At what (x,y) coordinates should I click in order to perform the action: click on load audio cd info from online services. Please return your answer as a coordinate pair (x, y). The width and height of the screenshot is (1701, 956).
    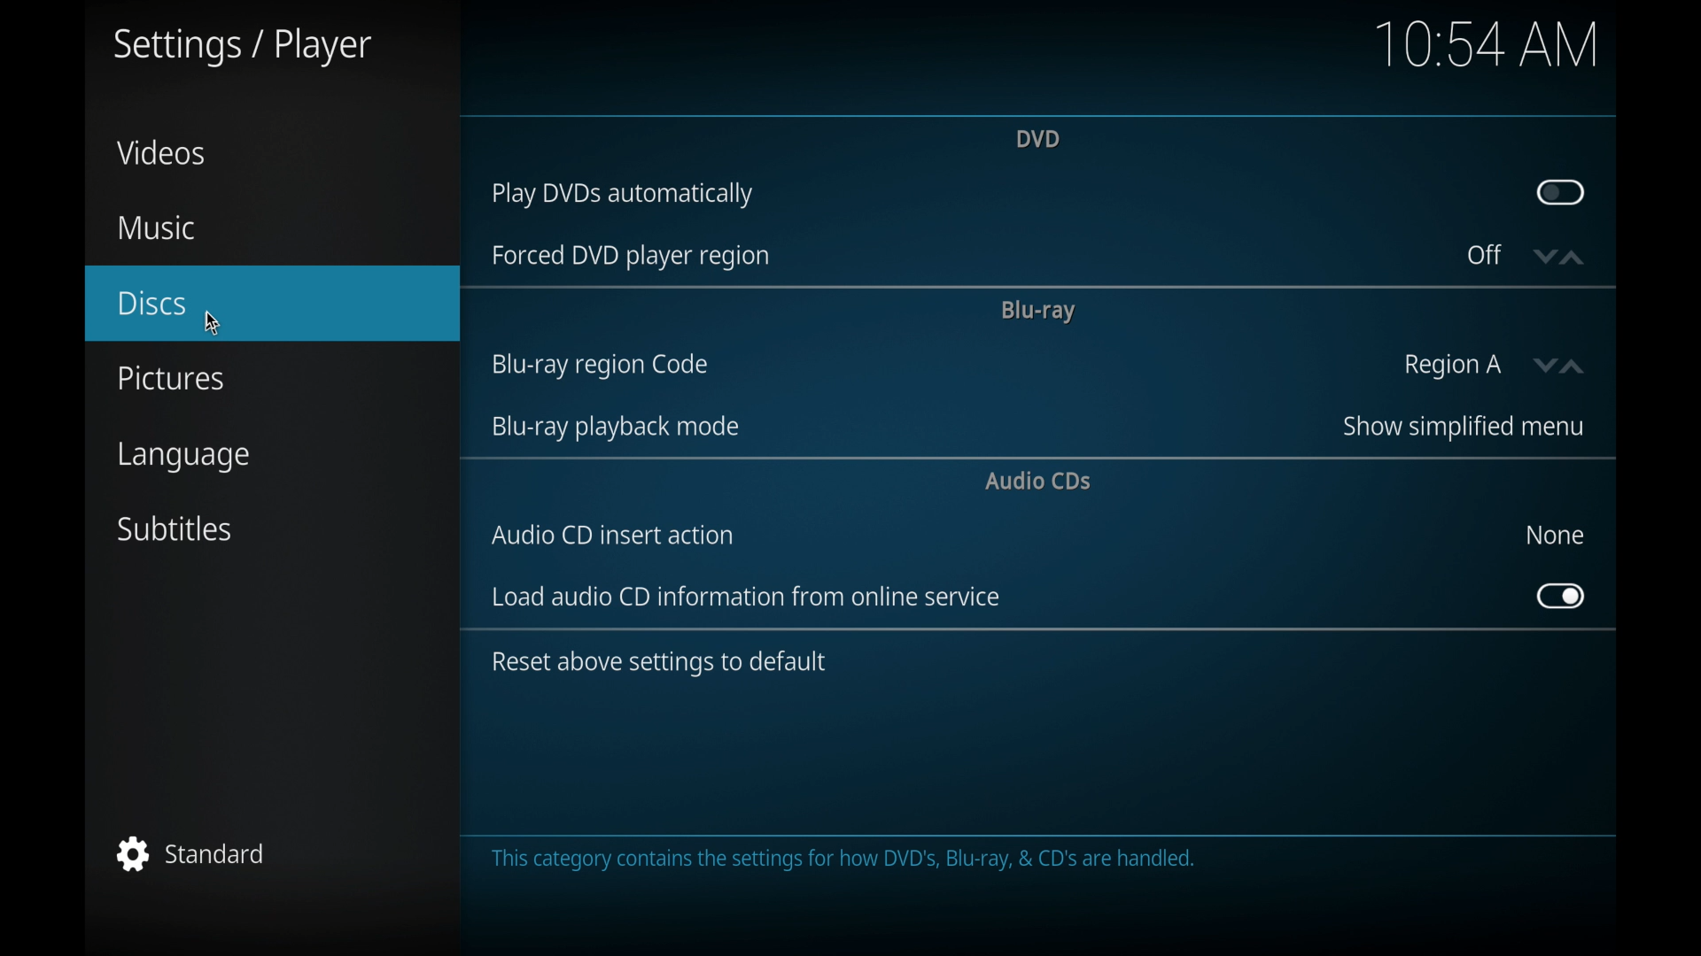
    Looking at the image, I should click on (746, 597).